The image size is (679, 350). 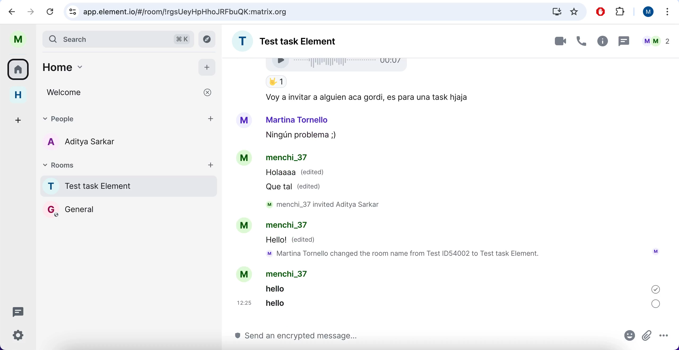 I want to click on home, so click(x=22, y=95).